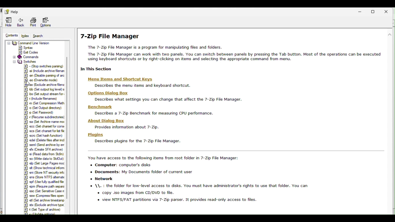  I want to click on Provides information about 7-Zip., so click(125, 127).